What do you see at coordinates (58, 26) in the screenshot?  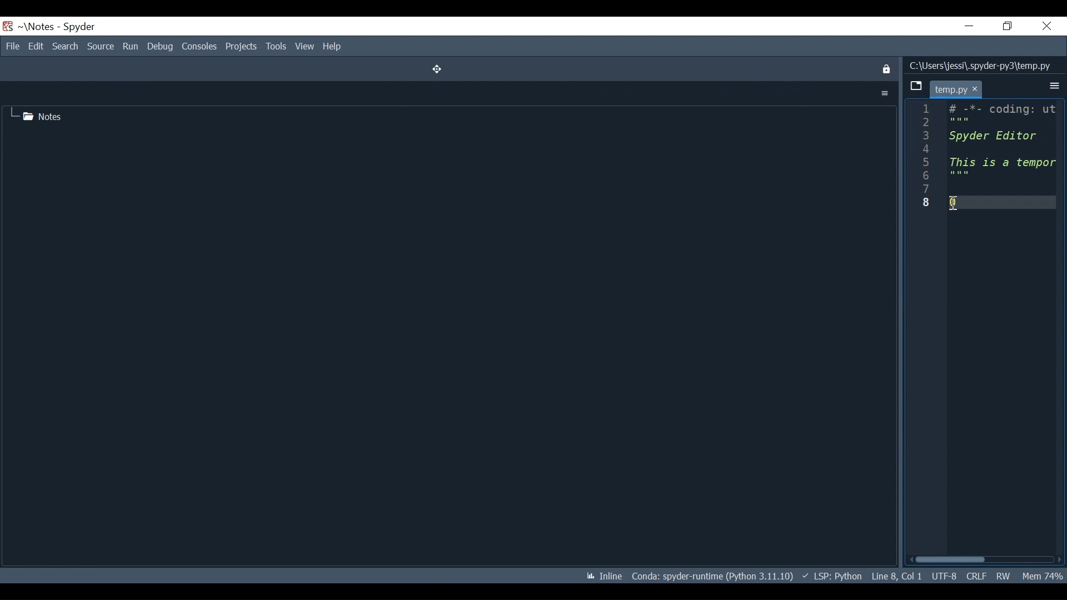 I see `~\Notes- Spyder` at bounding box center [58, 26].